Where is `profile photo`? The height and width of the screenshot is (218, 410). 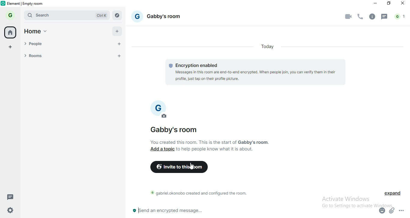 profile photo is located at coordinates (159, 109).